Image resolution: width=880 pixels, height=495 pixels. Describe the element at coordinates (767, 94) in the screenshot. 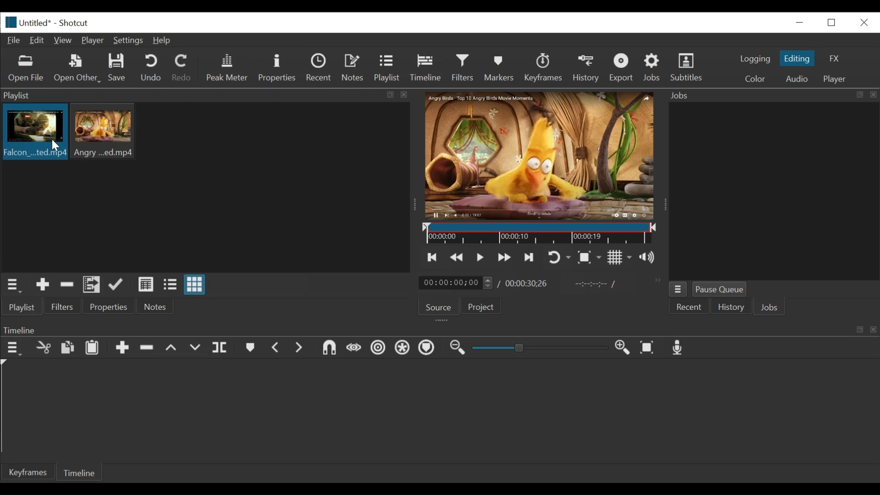

I see `Jobs menu` at that location.